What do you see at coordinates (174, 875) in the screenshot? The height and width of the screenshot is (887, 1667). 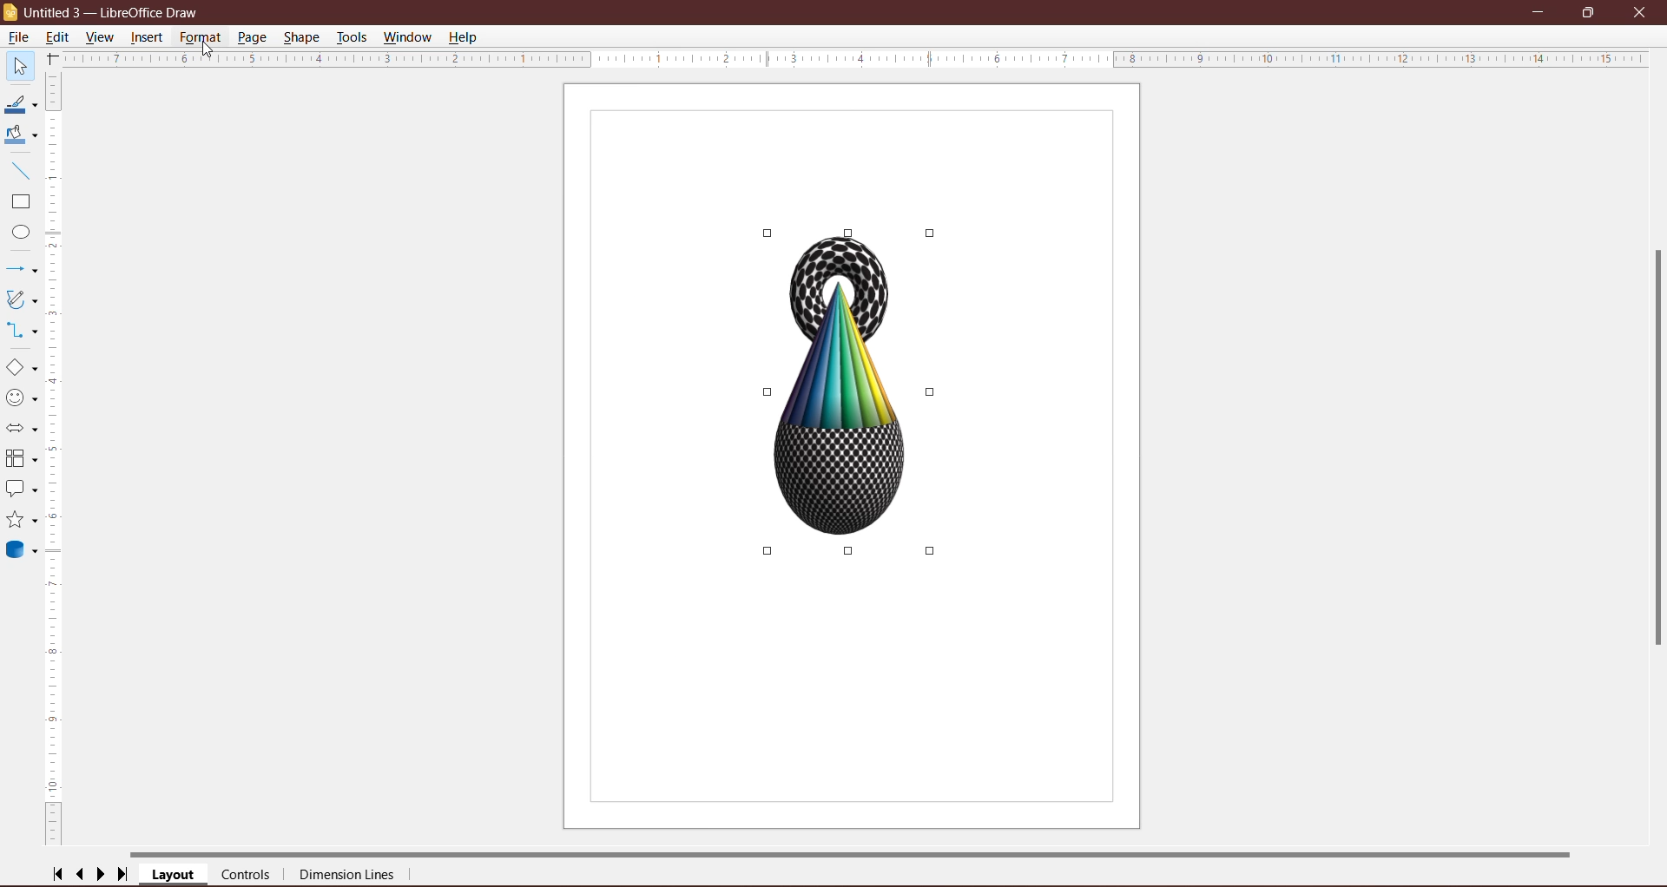 I see `Layer` at bounding box center [174, 875].